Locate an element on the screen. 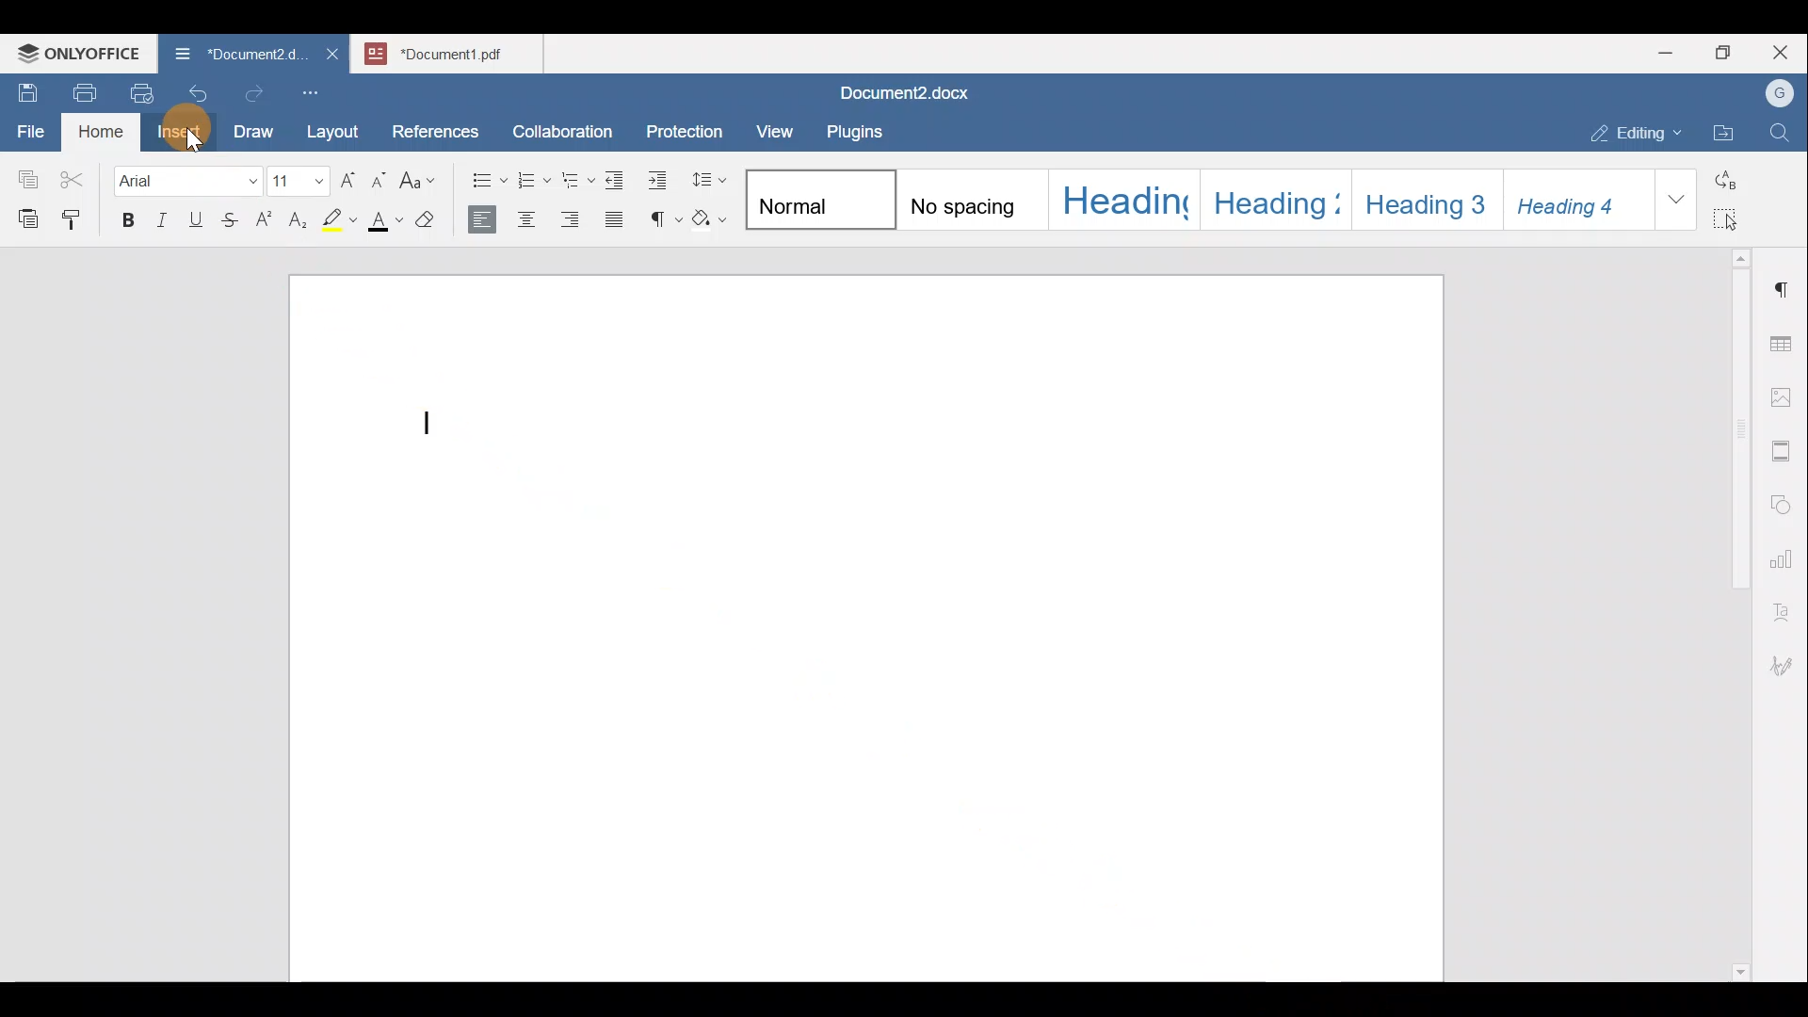  Bullets is located at coordinates (488, 183).